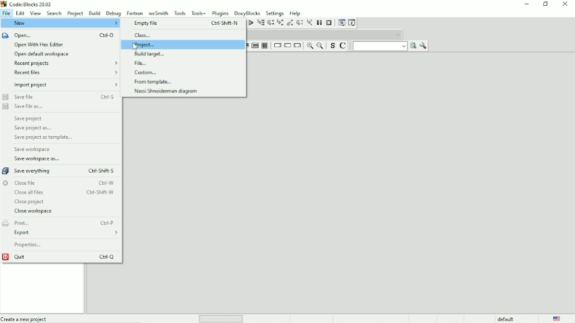  Describe the element at coordinates (527, 4) in the screenshot. I see `Minimize` at that location.